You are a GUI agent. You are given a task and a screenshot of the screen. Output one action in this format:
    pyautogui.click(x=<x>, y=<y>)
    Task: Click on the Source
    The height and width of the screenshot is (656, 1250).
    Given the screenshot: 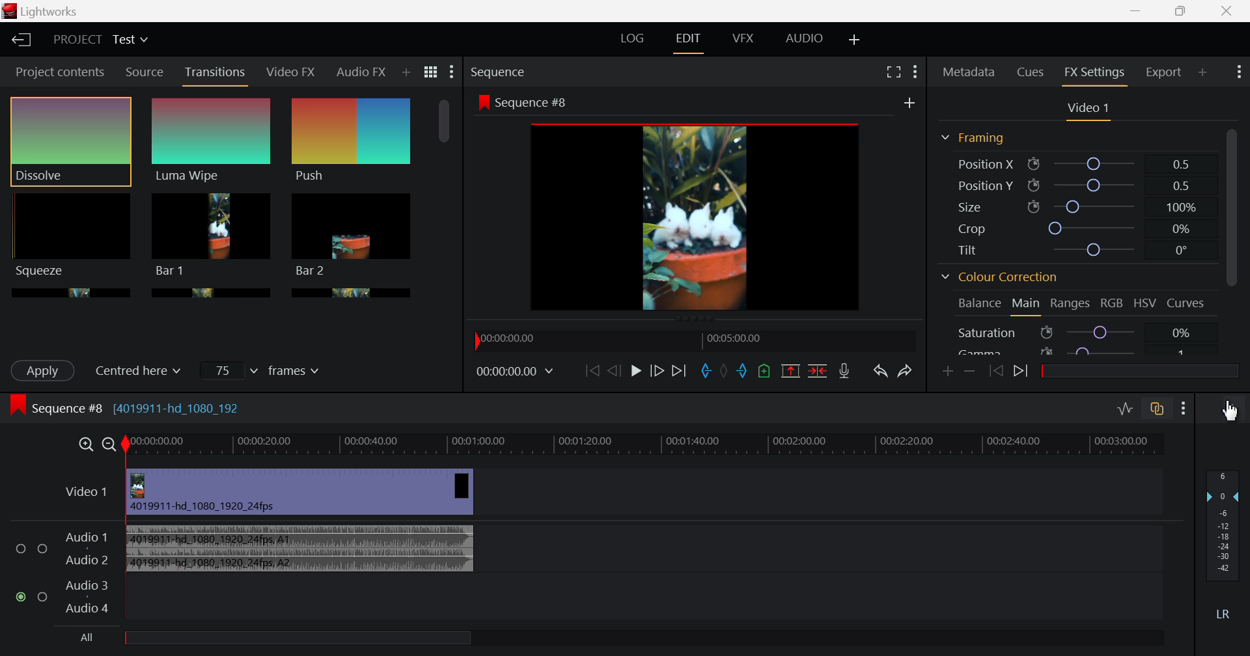 What is the action you would take?
    pyautogui.click(x=146, y=71)
    